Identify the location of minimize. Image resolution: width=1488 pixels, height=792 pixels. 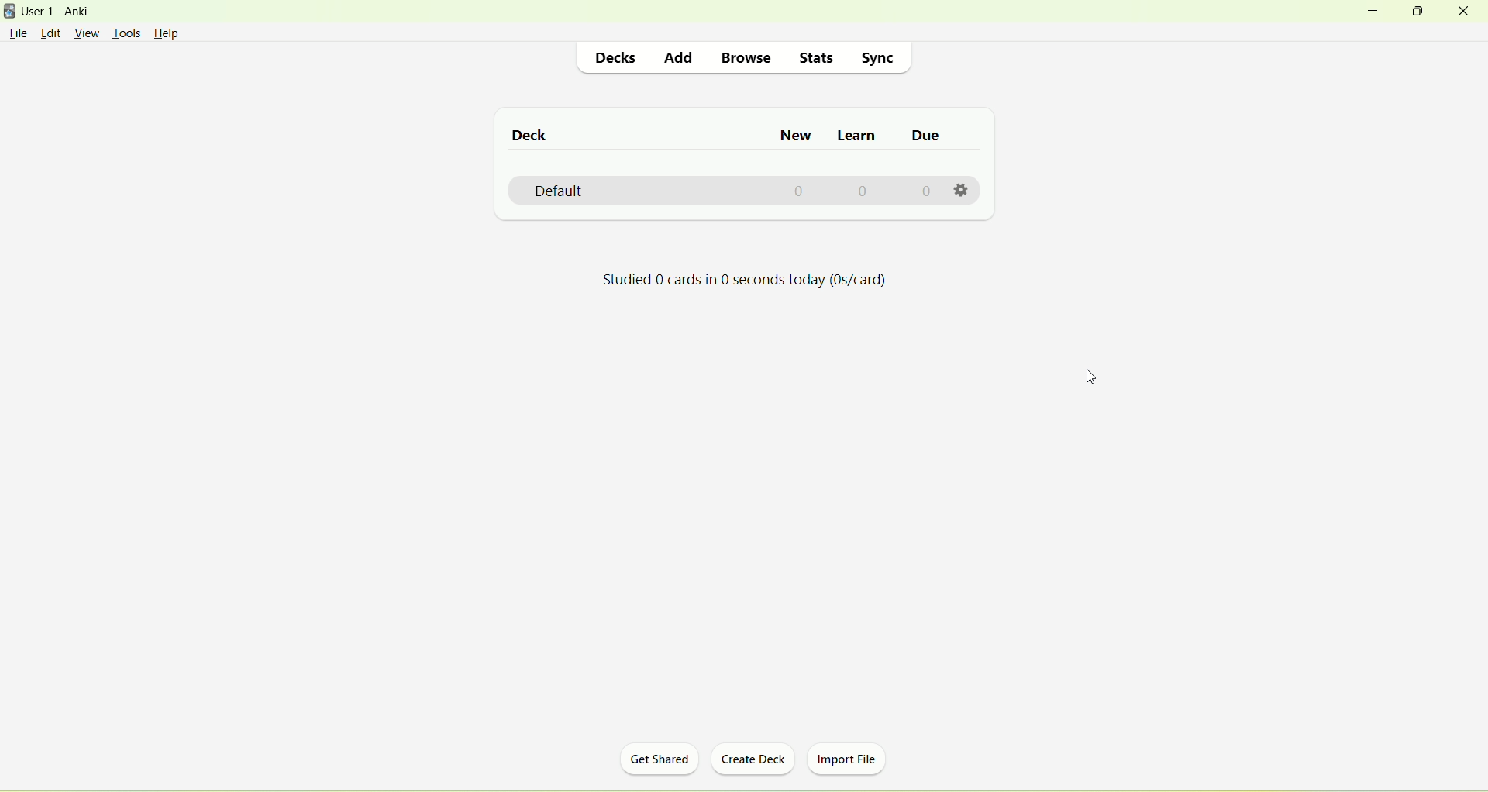
(1371, 12).